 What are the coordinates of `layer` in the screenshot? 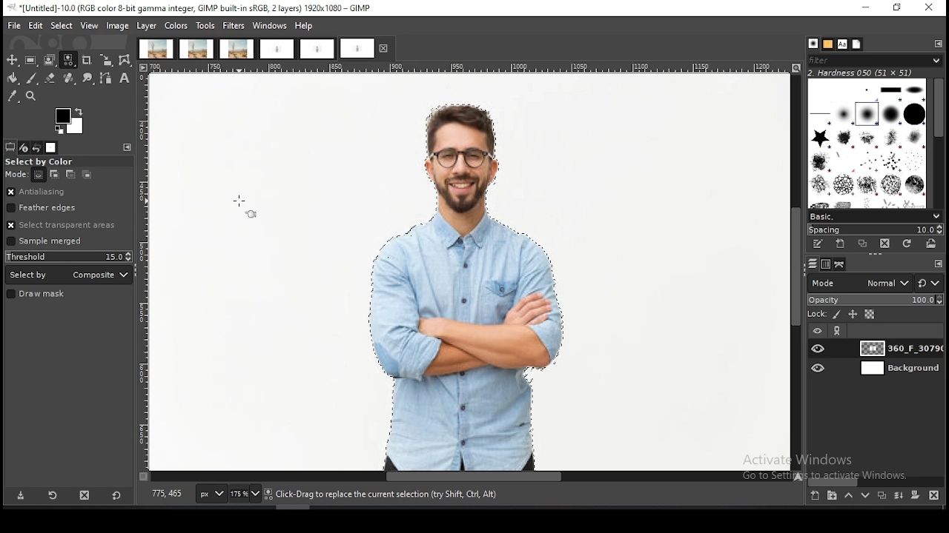 It's located at (147, 26).